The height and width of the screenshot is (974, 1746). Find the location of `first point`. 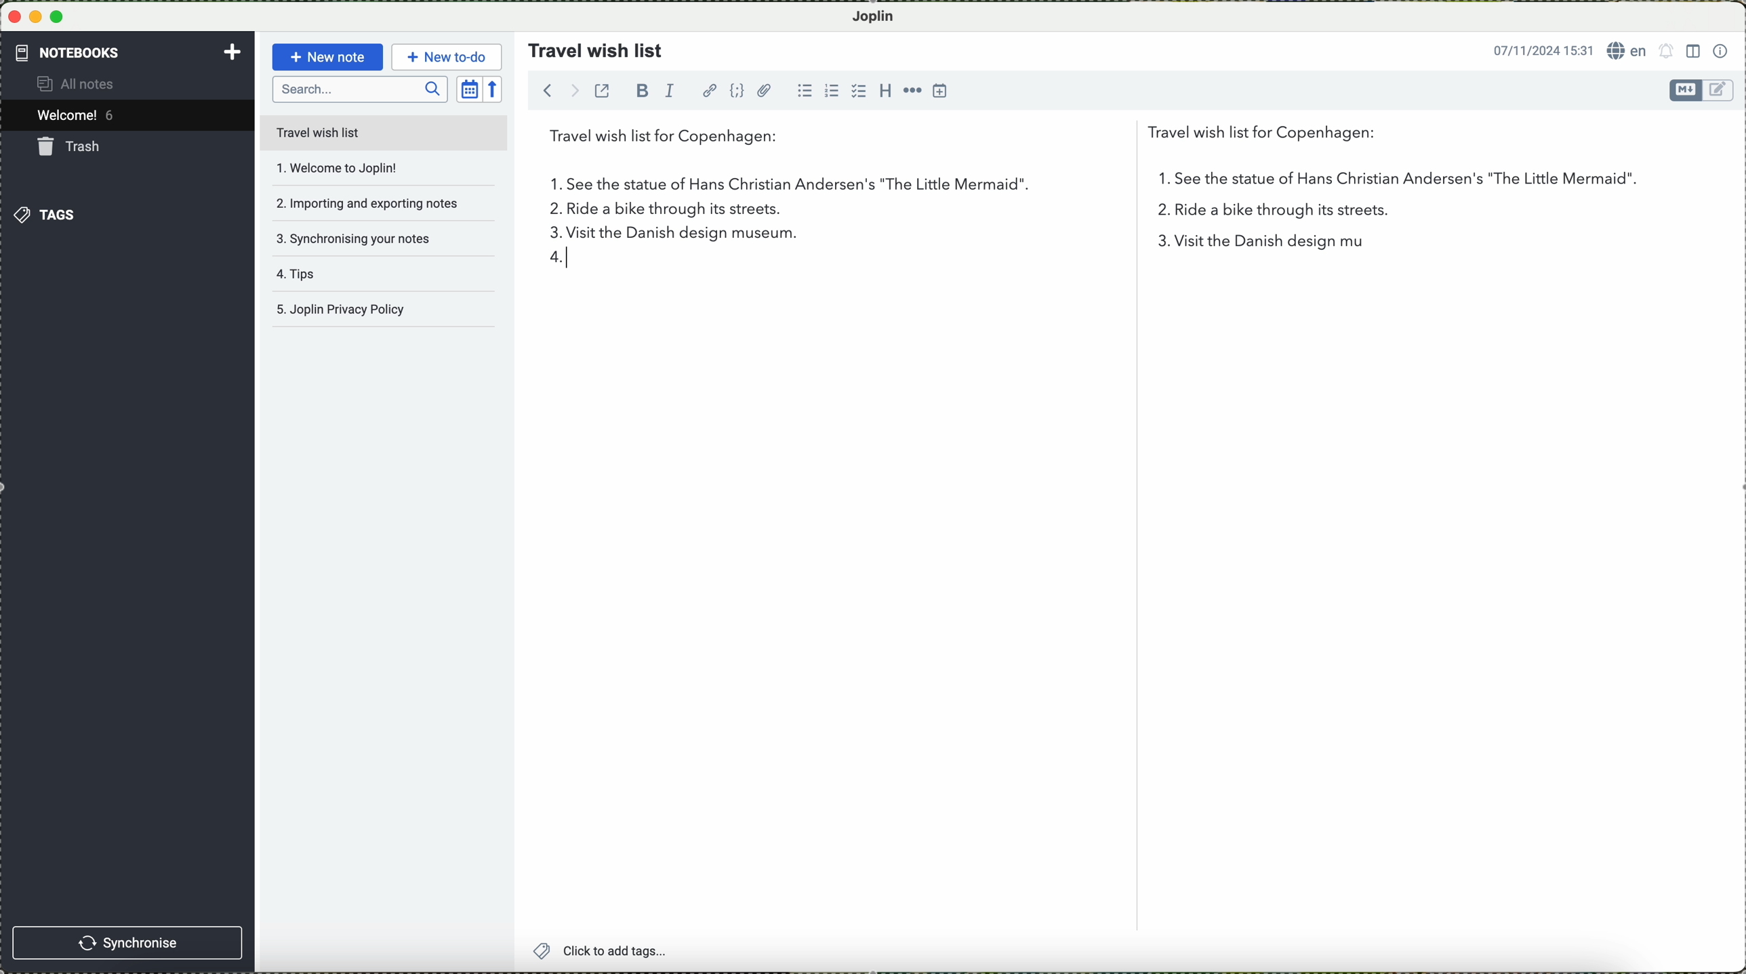

first point is located at coordinates (1078, 184).